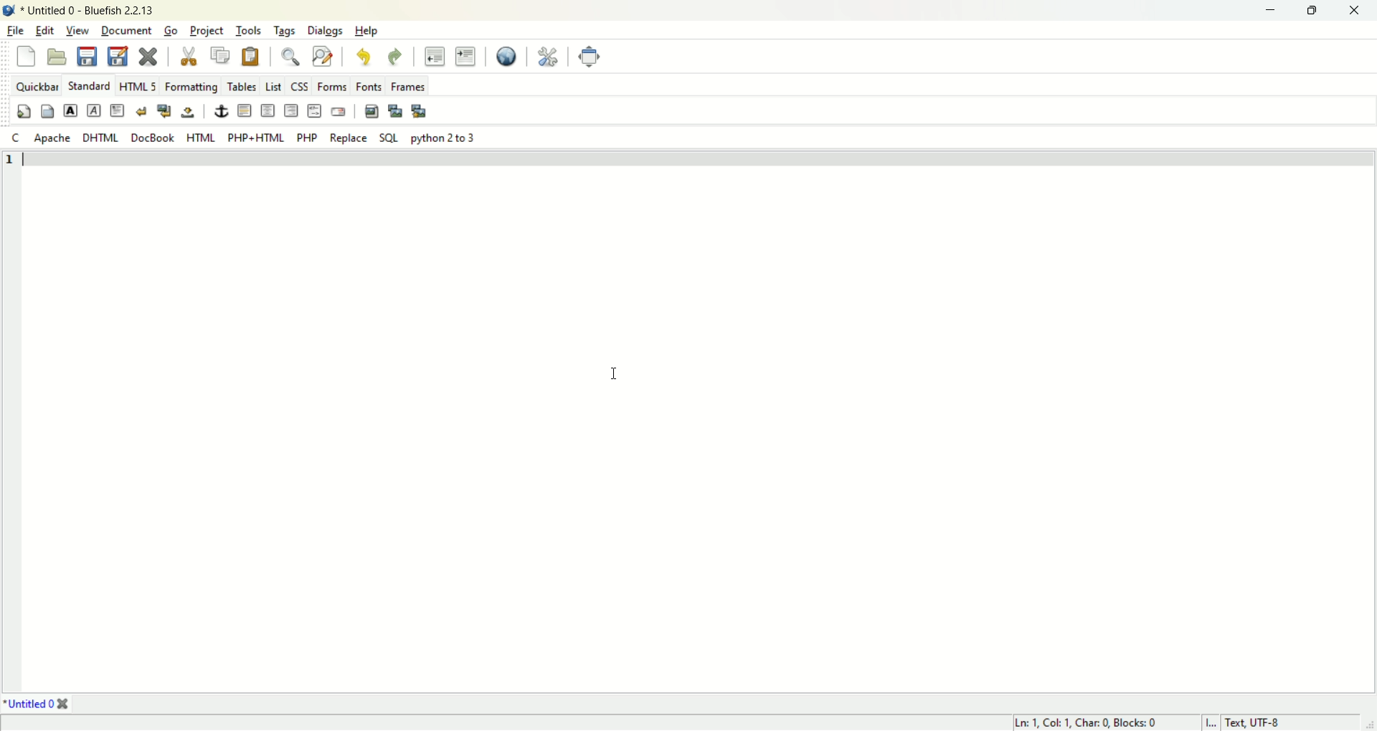 The height and width of the screenshot is (731, 1377). I want to click on css, so click(299, 85).